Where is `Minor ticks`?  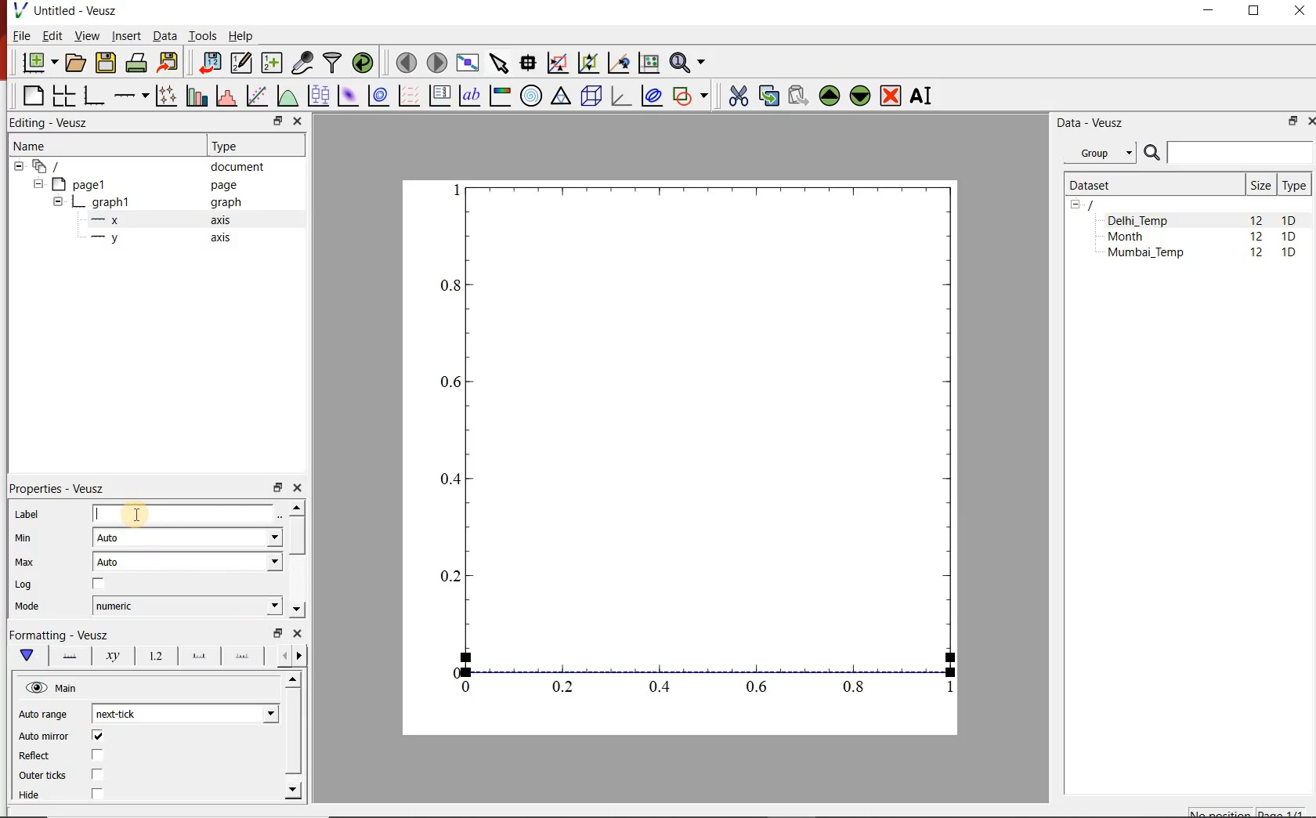 Minor ticks is located at coordinates (244, 656).